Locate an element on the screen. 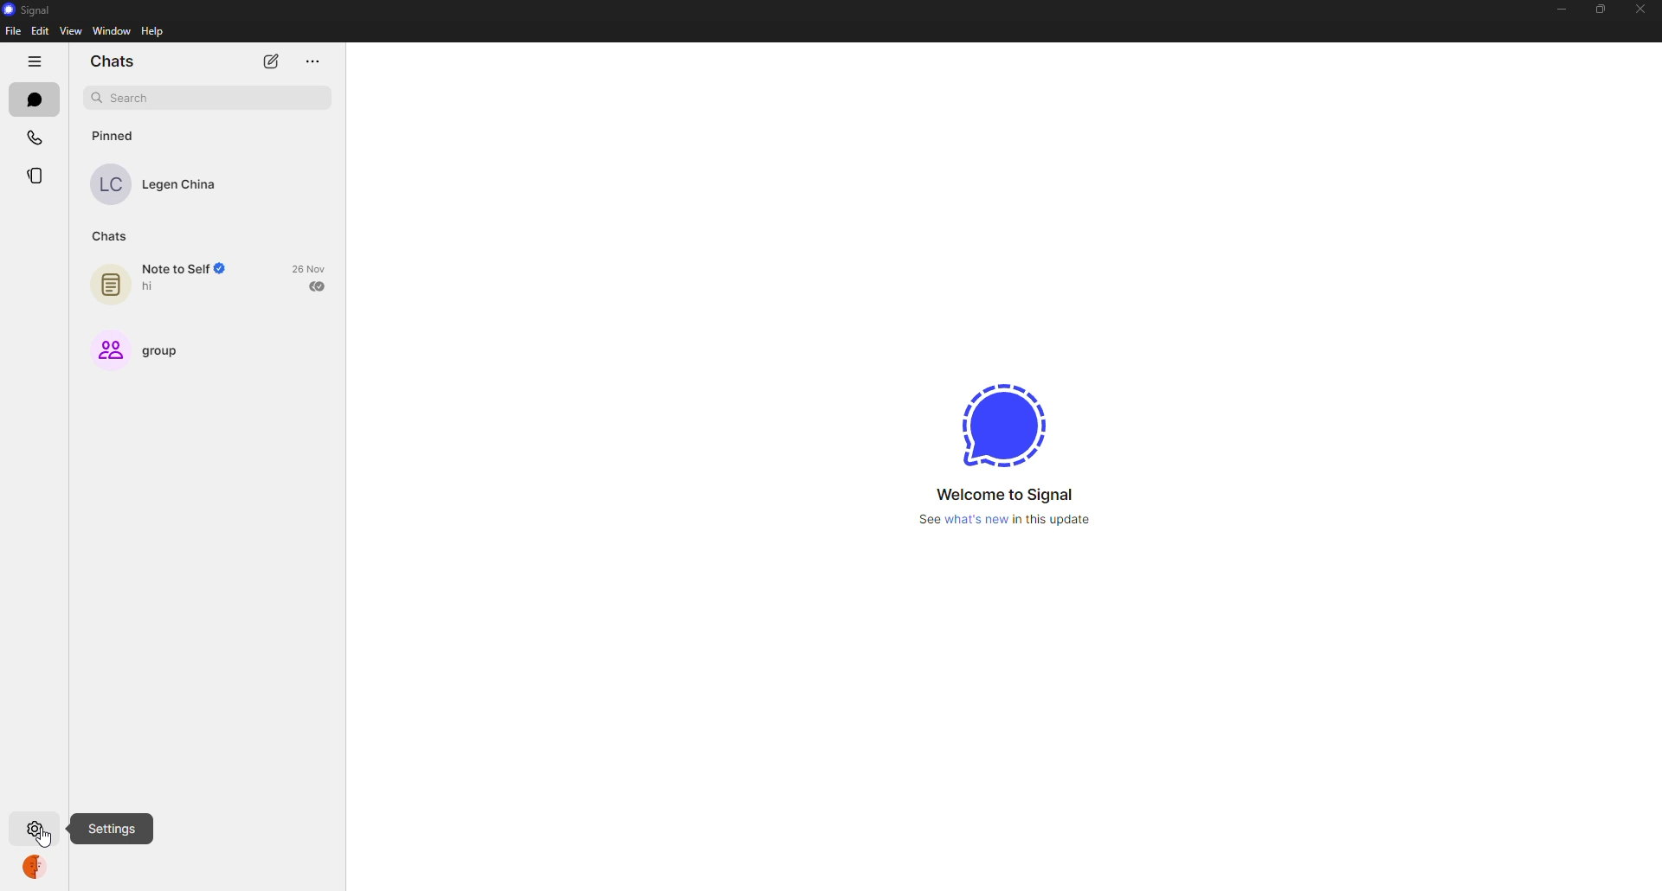 The width and height of the screenshot is (1662, 891). file is located at coordinates (13, 30).